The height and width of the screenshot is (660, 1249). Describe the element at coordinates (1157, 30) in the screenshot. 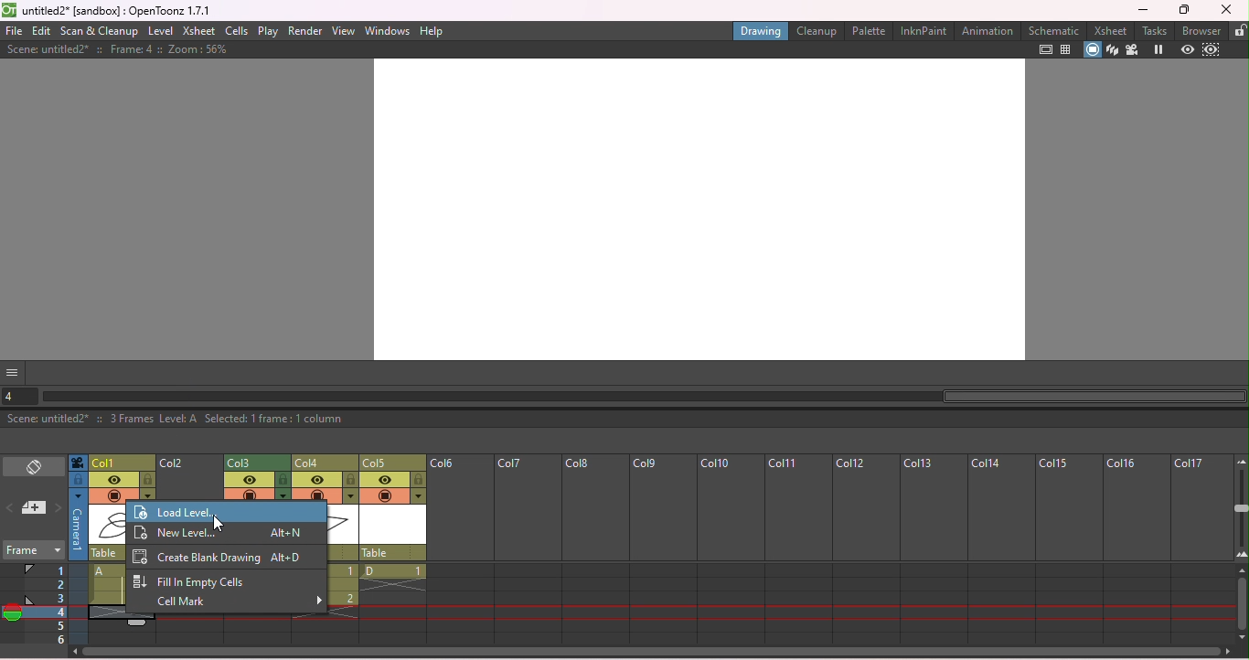

I see `tasks` at that location.